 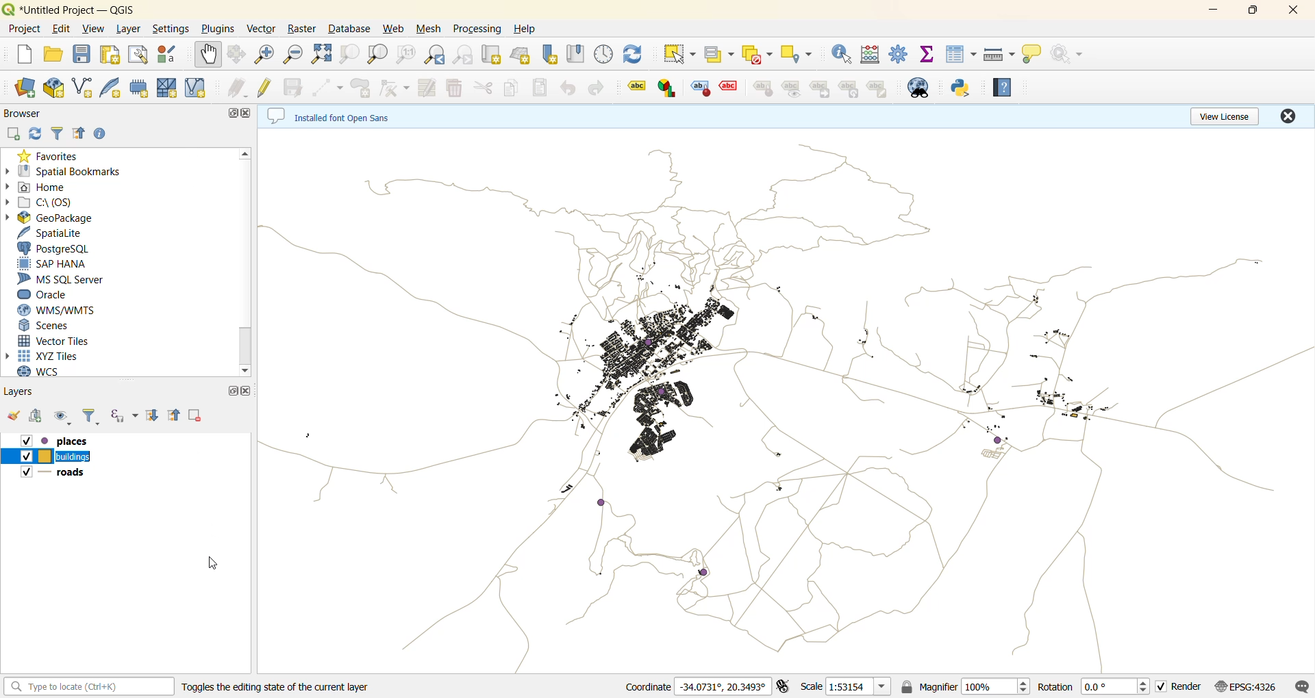 I want to click on undo, so click(x=568, y=88).